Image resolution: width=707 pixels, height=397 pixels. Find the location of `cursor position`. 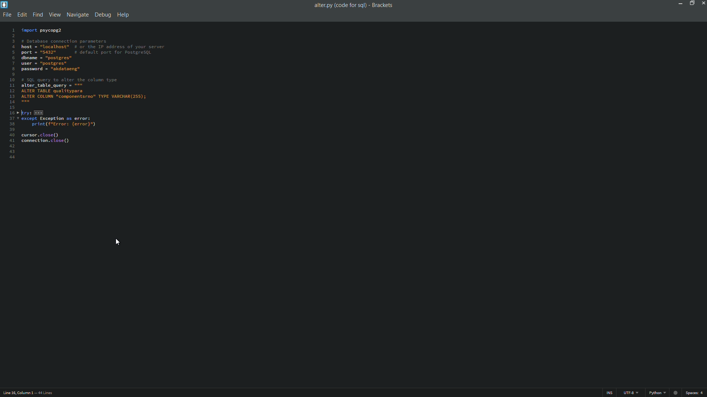

cursor position is located at coordinates (19, 392).